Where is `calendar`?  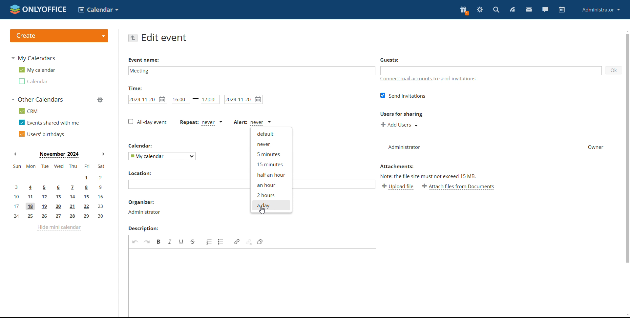
calendar is located at coordinates (562, 10).